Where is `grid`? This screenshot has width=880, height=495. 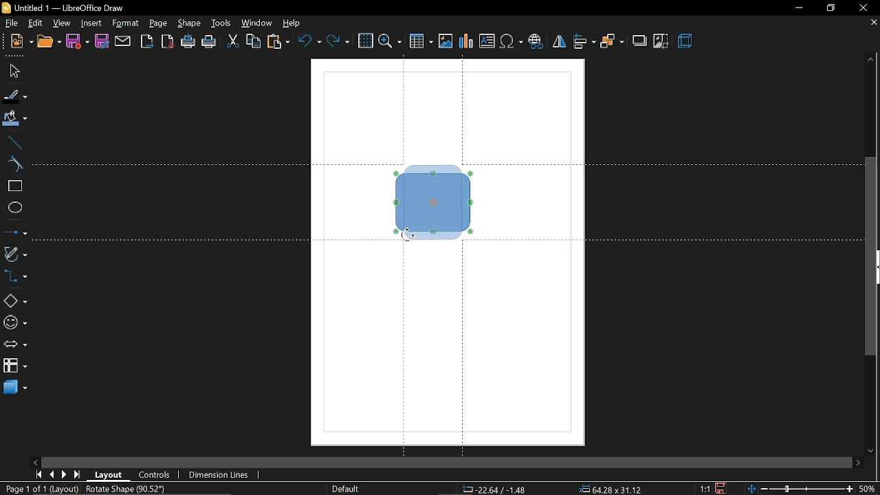
grid is located at coordinates (366, 41).